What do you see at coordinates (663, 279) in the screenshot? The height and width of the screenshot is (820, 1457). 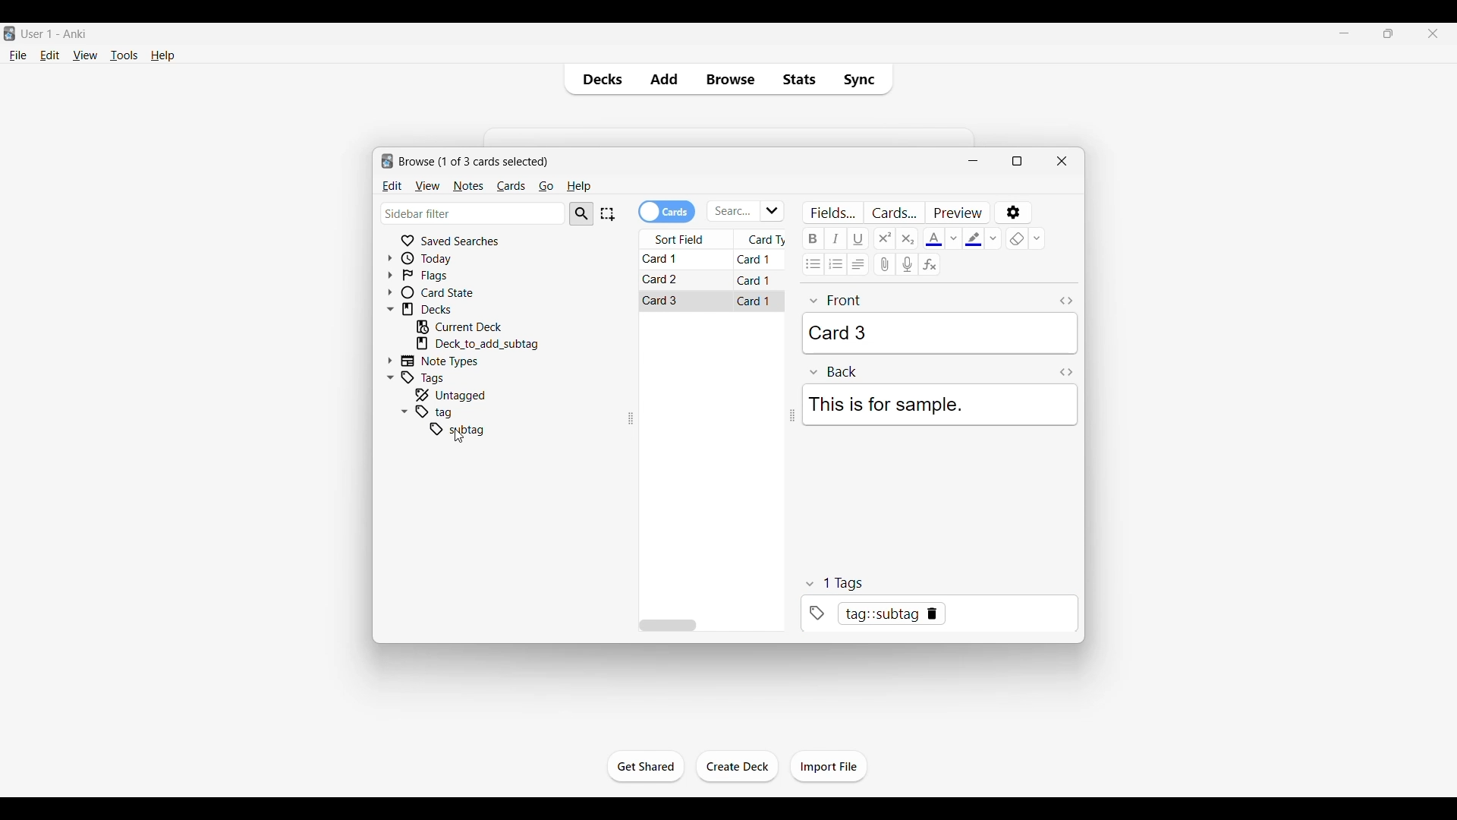 I see `Card 2` at bounding box center [663, 279].